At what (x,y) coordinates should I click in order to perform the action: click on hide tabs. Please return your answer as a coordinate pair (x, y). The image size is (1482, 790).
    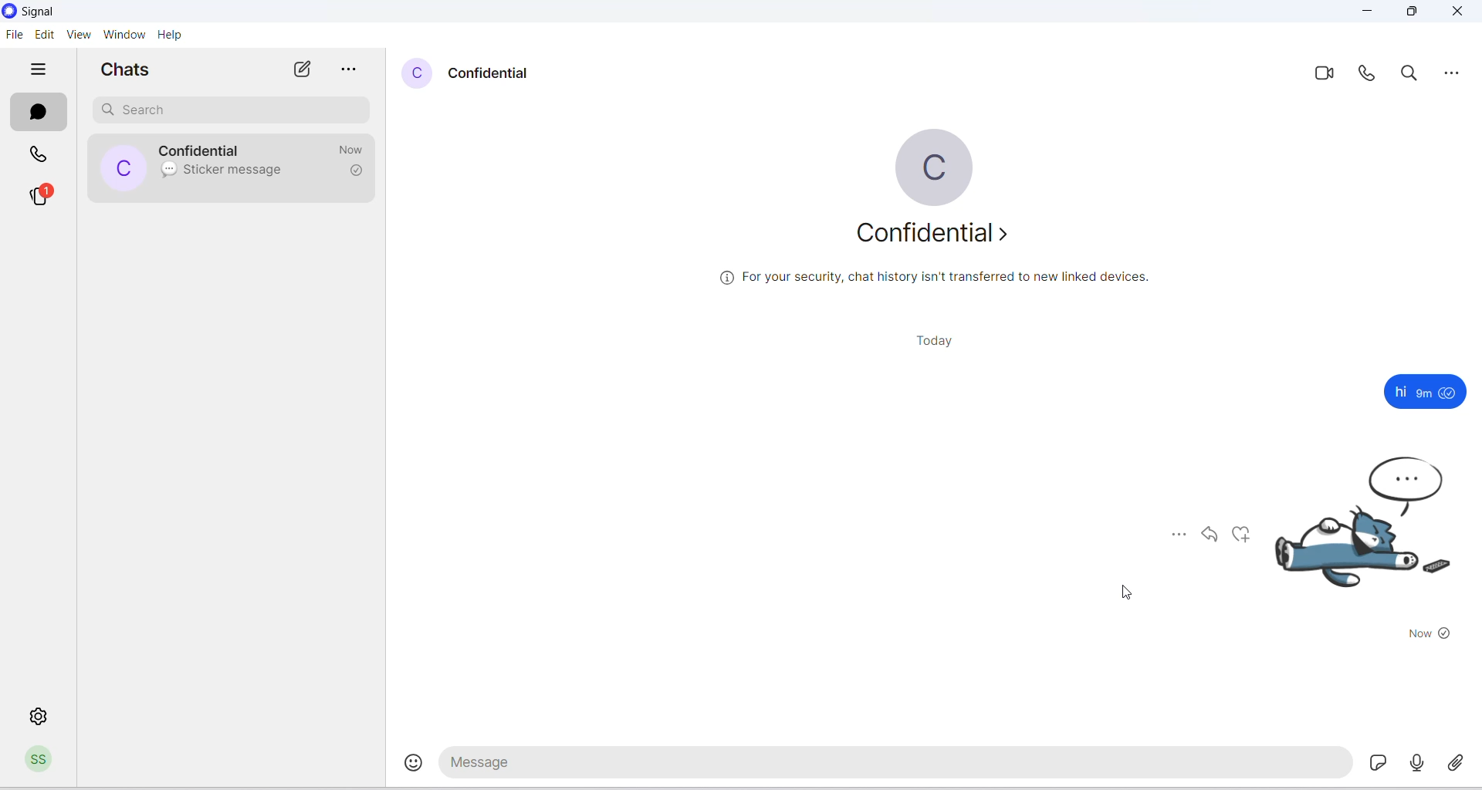
    Looking at the image, I should click on (39, 70).